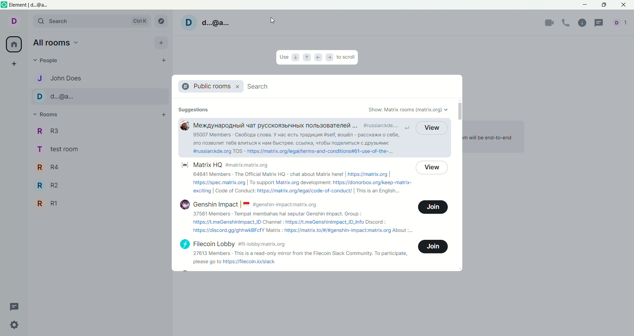  What do you see at coordinates (605, 6) in the screenshot?
I see `maximize` at bounding box center [605, 6].